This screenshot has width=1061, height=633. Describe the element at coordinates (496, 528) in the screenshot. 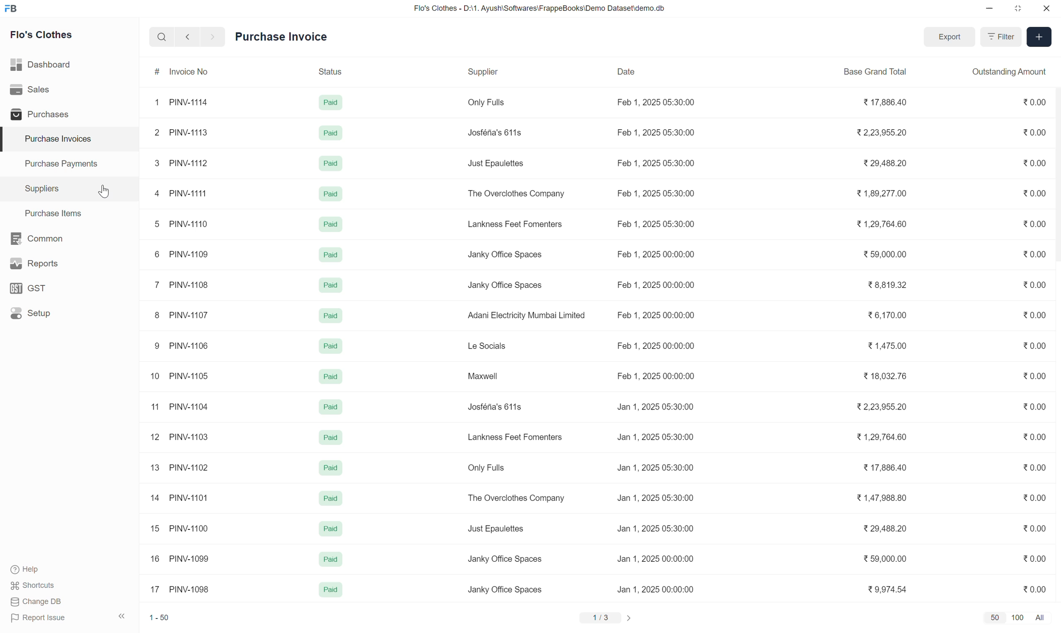

I see `Just Epaulettes` at that location.